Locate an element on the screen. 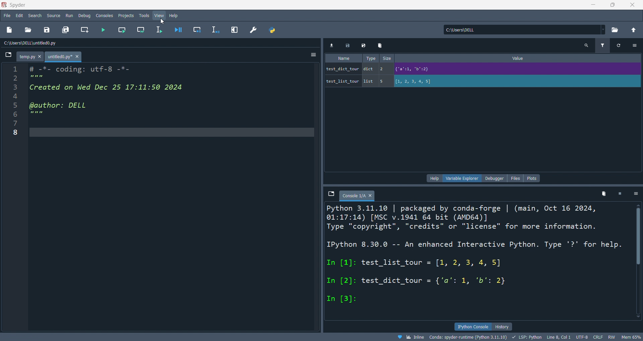 The image size is (643, 341). tab - Console 1/A is located at coordinates (357, 195).